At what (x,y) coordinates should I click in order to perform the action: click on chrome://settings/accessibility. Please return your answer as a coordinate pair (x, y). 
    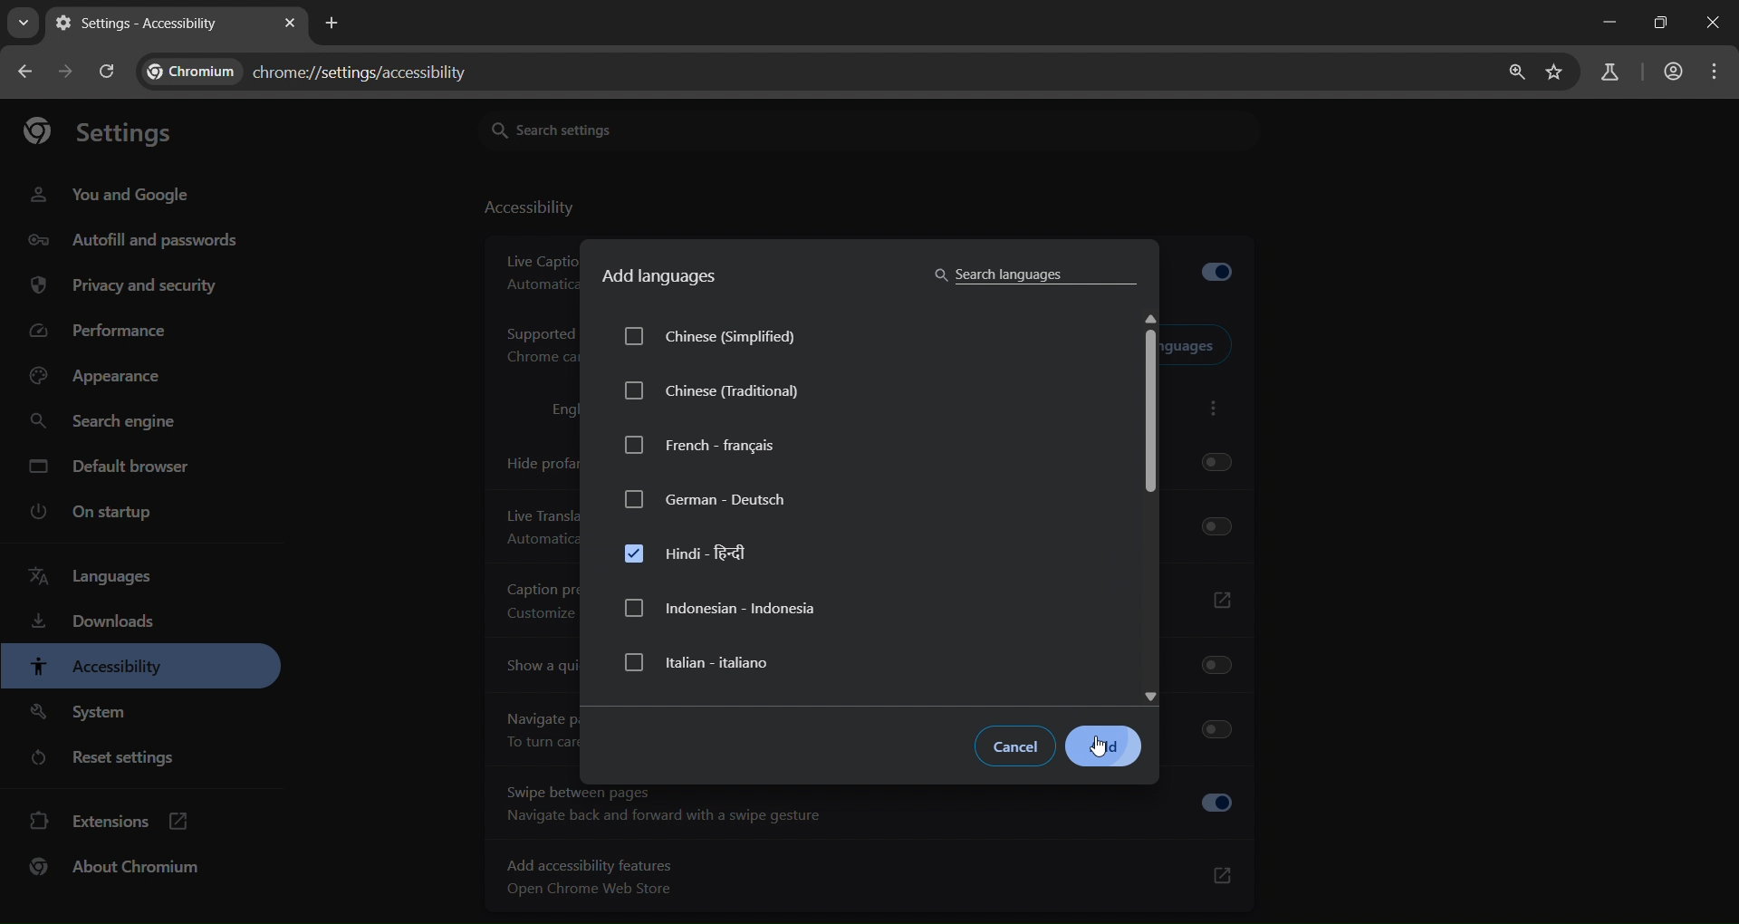
    Looking at the image, I should click on (363, 69).